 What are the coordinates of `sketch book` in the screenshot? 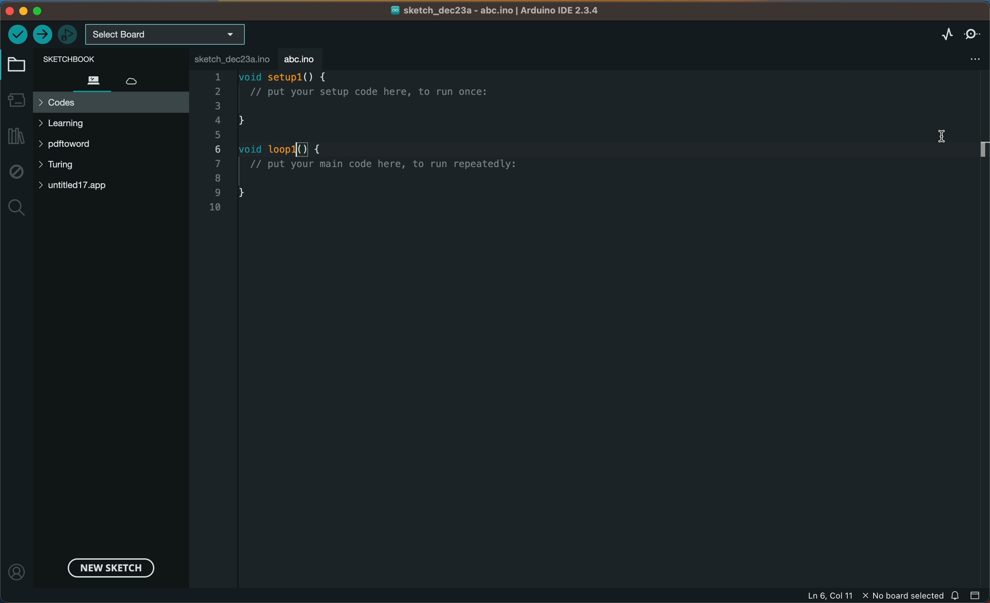 It's located at (74, 59).